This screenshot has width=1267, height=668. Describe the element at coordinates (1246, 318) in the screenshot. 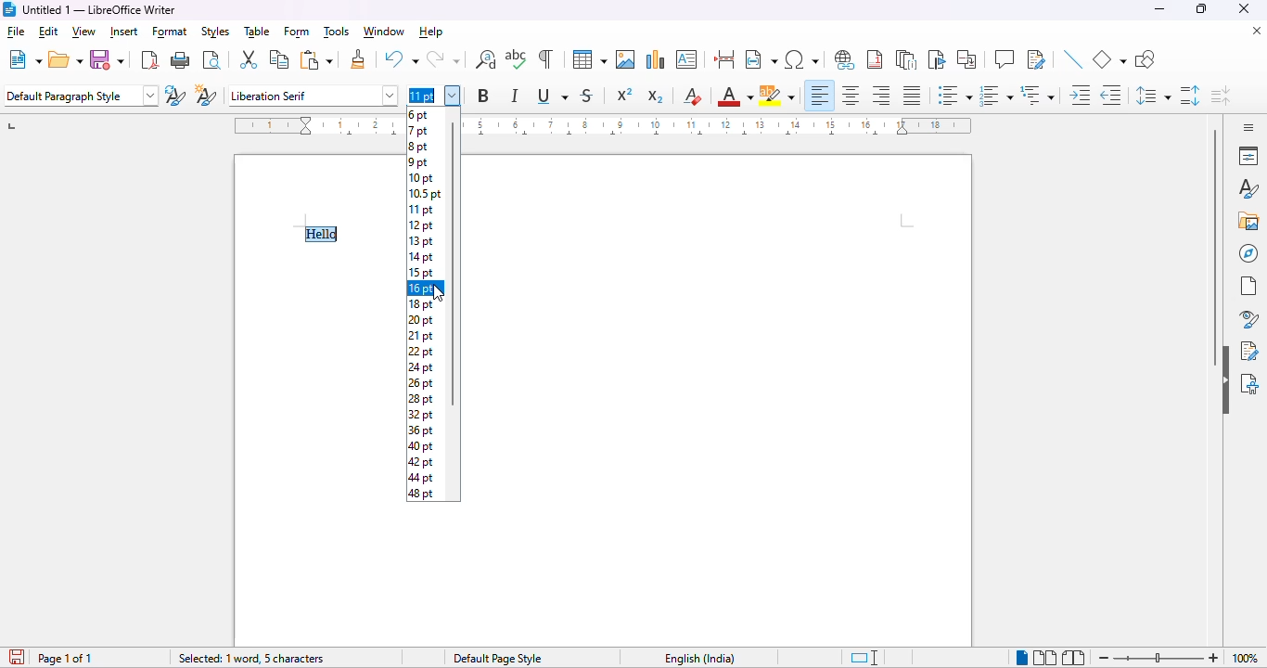

I see `style inspector` at that location.